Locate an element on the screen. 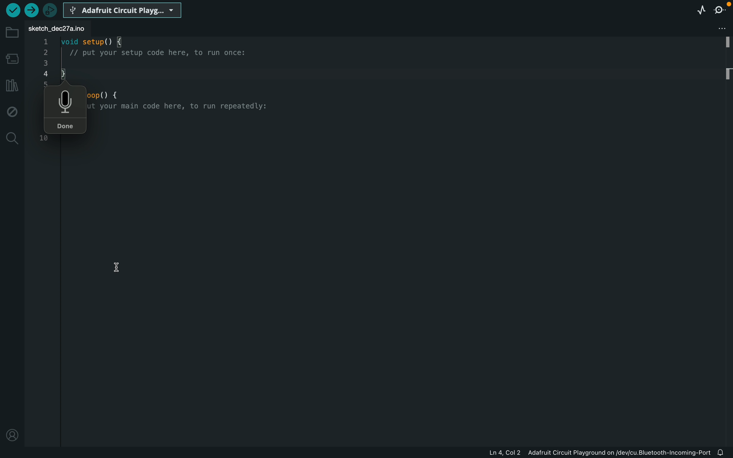 The height and width of the screenshot is (458, 733). Ln 4, Col 2 is located at coordinates (505, 453).